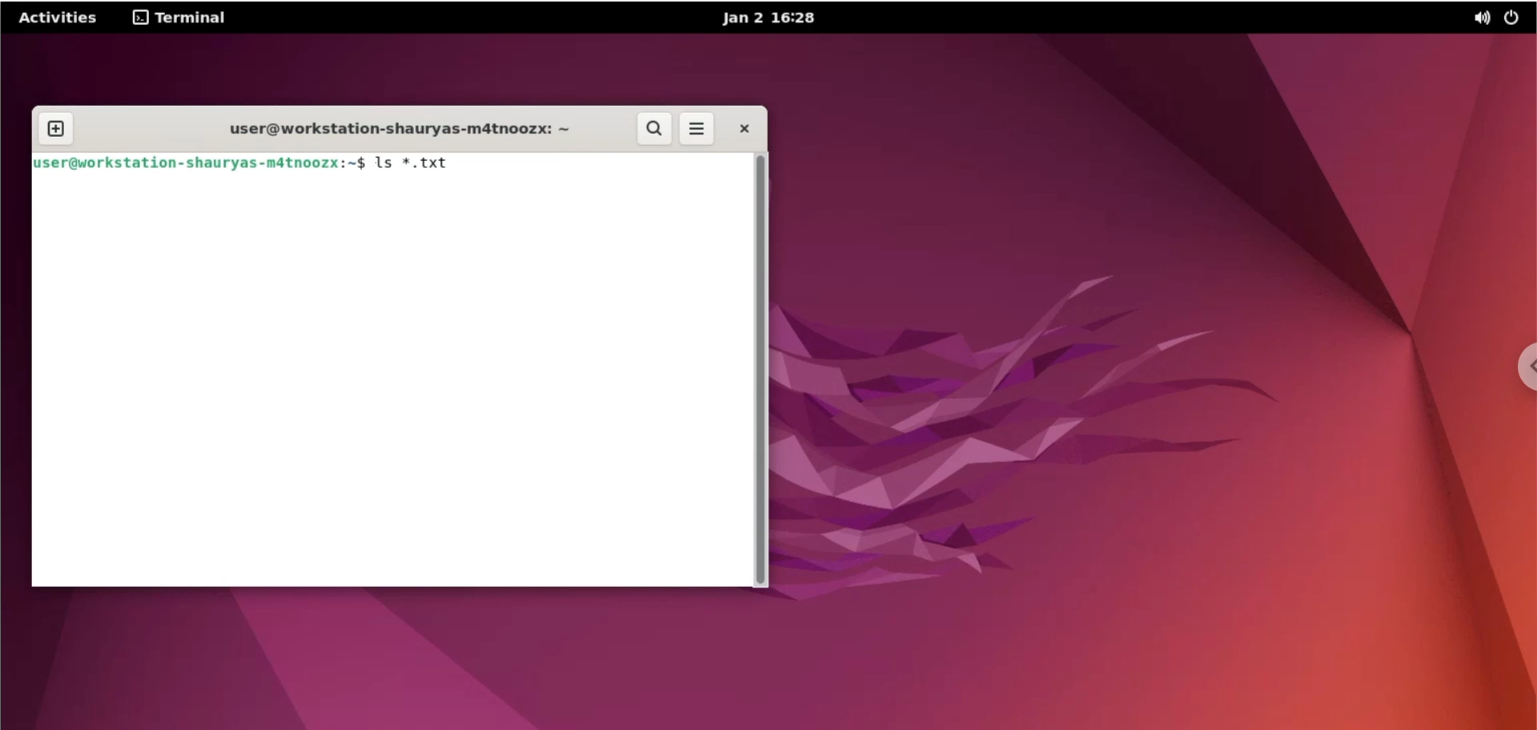  What do you see at coordinates (695, 130) in the screenshot?
I see `more options` at bounding box center [695, 130].